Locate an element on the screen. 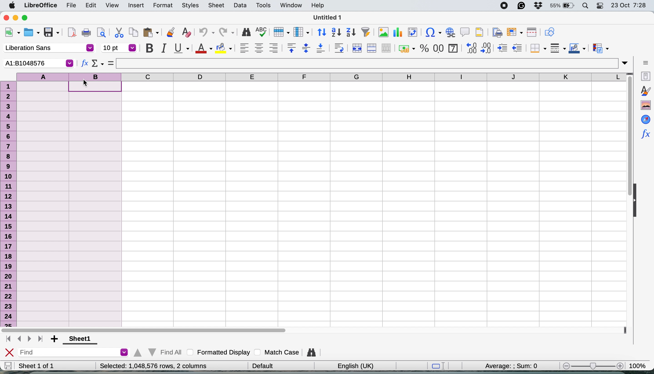 This screenshot has width=654, height=374. dropbox is located at coordinates (537, 6).